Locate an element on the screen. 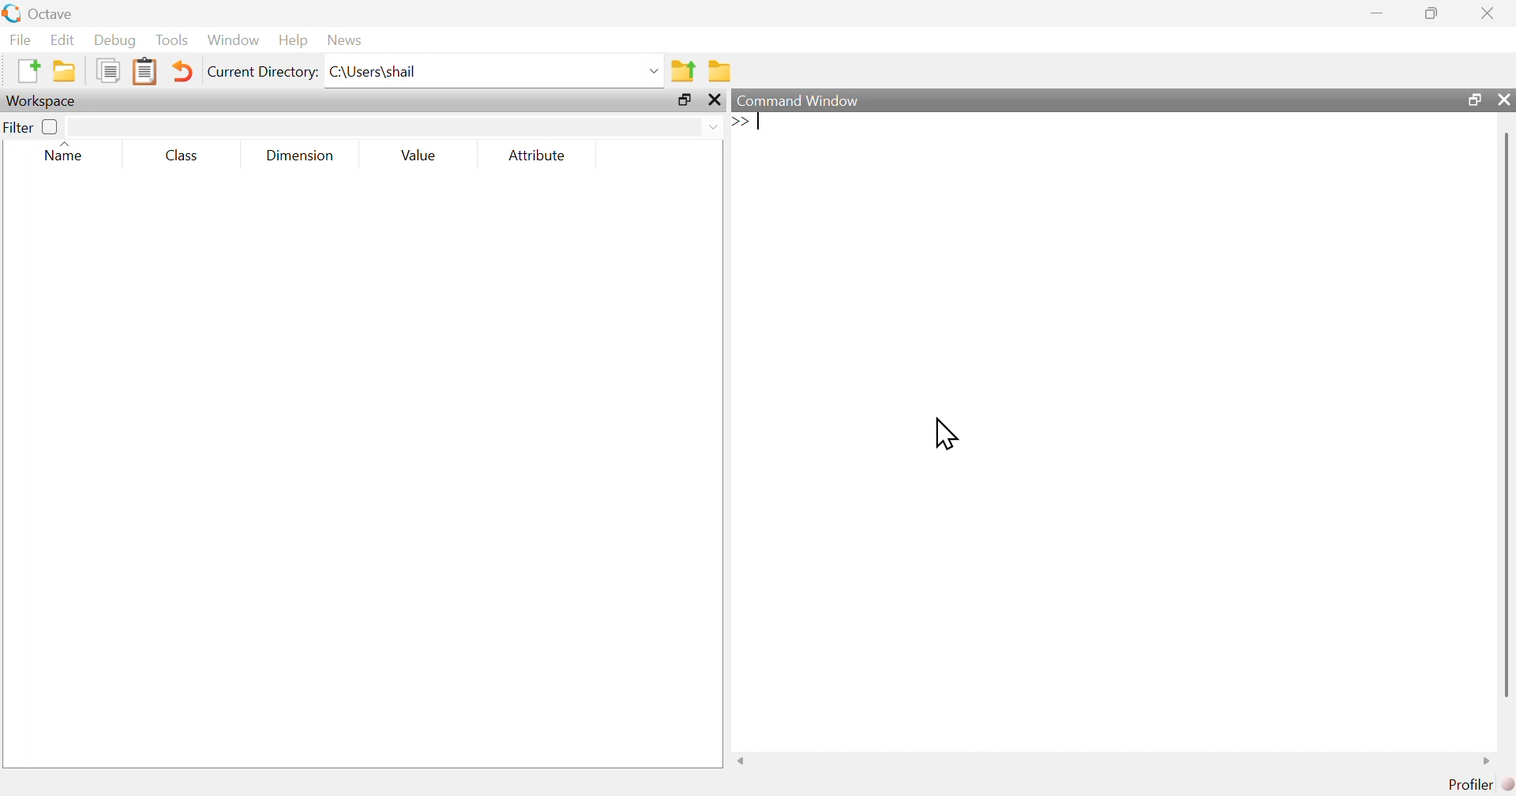 Image resolution: width=1516 pixels, height=796 pixels. Edit is located at coordinates (61, 39).